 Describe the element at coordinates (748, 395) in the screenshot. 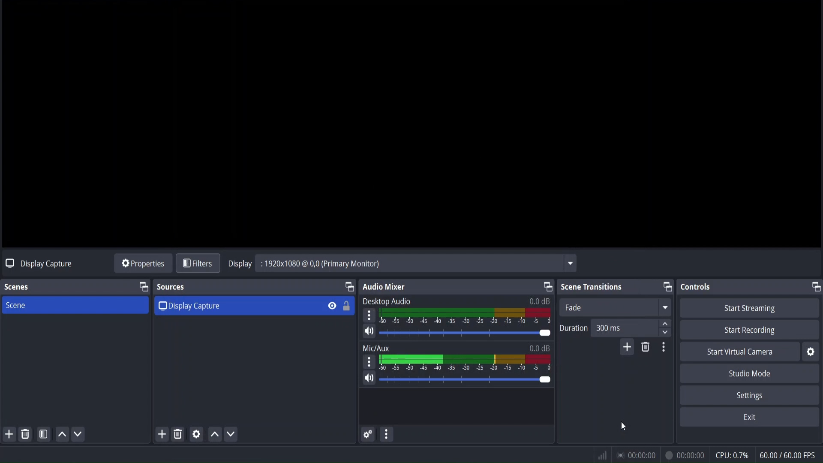

I see `settings` at that location.